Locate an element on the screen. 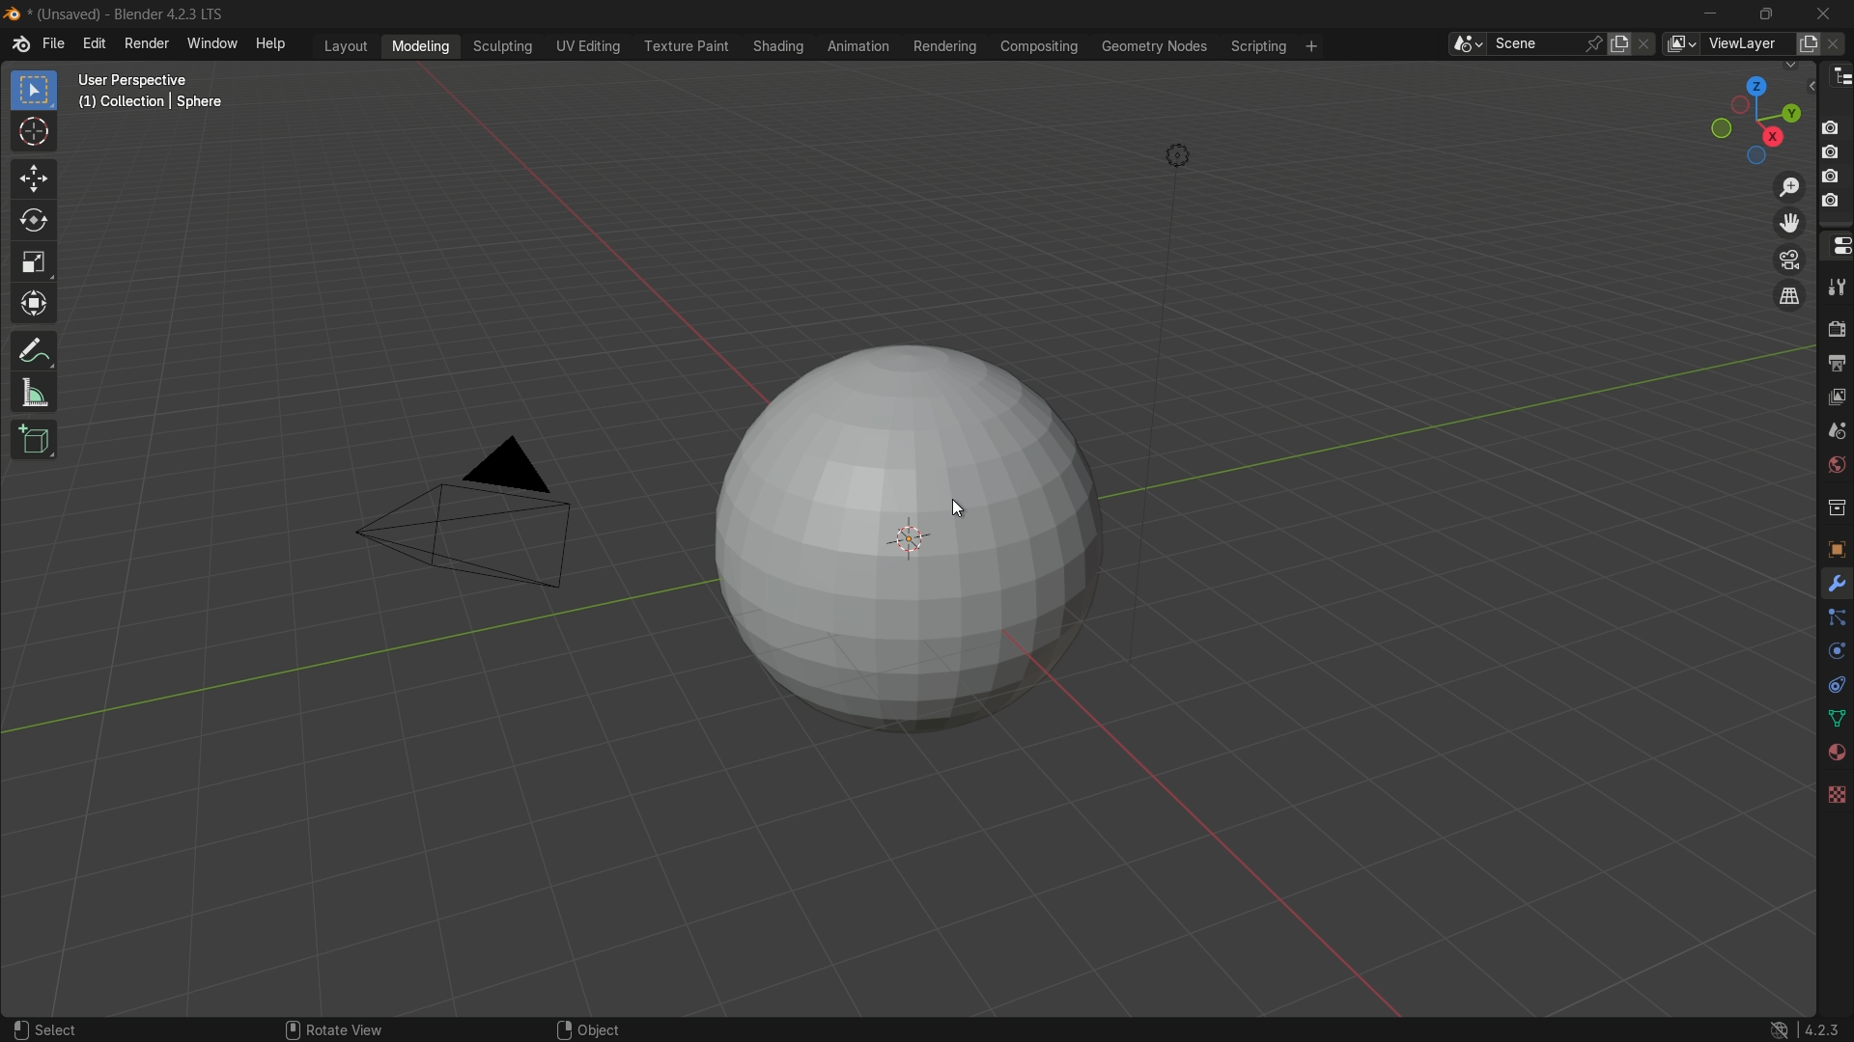 This screenshot has width=1854, height=1042. maximize or restore is located at coordinates (1765, 14).